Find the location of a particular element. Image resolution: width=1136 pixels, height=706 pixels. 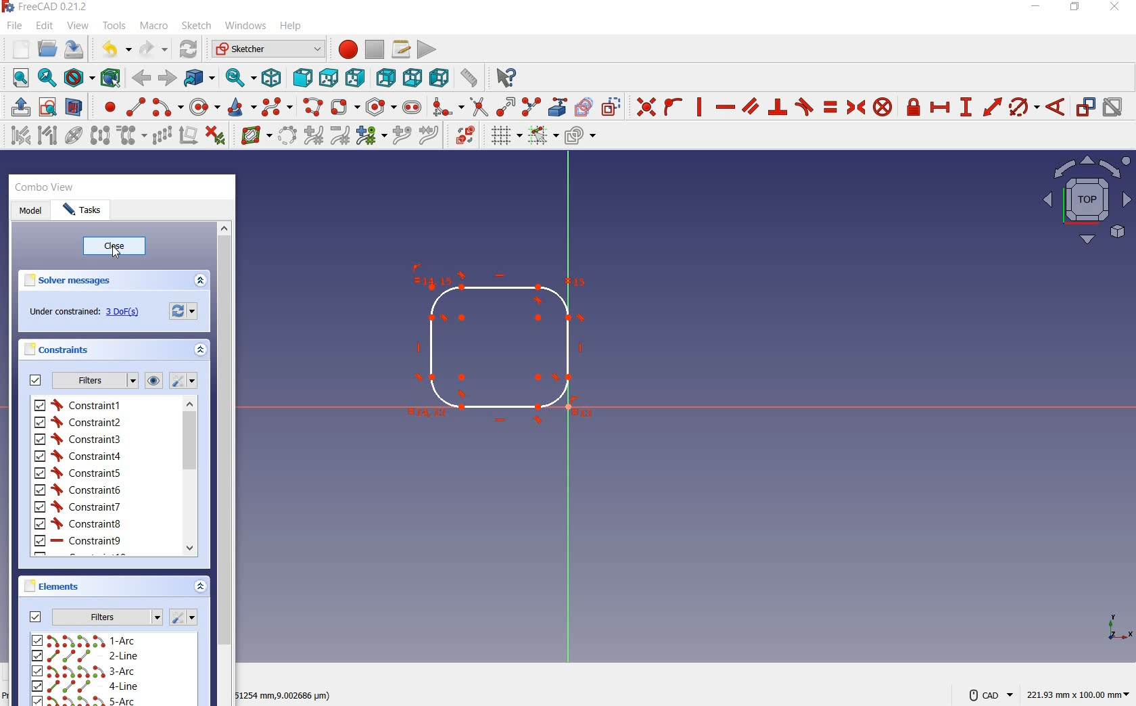

insert knot is located at coordinates (401, 135).